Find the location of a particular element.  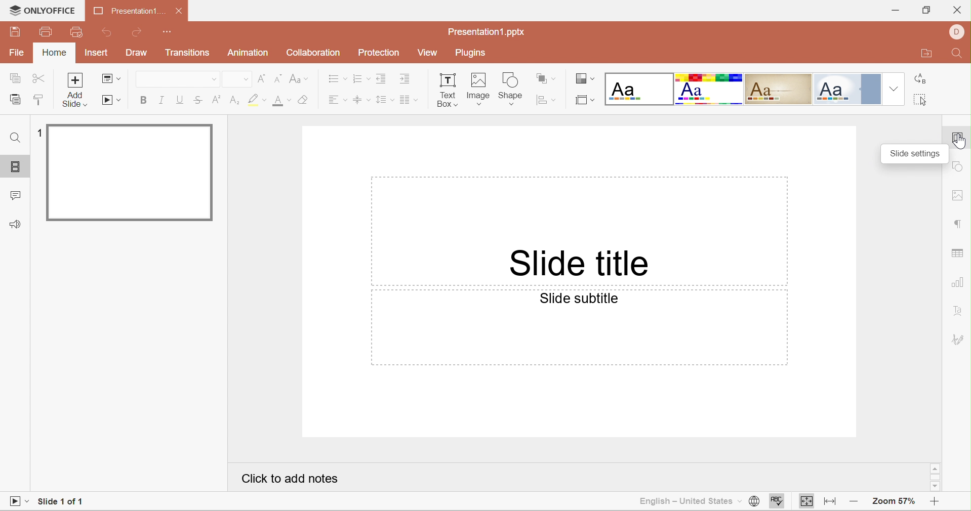

Align shape is located at coordinates (546, 99).